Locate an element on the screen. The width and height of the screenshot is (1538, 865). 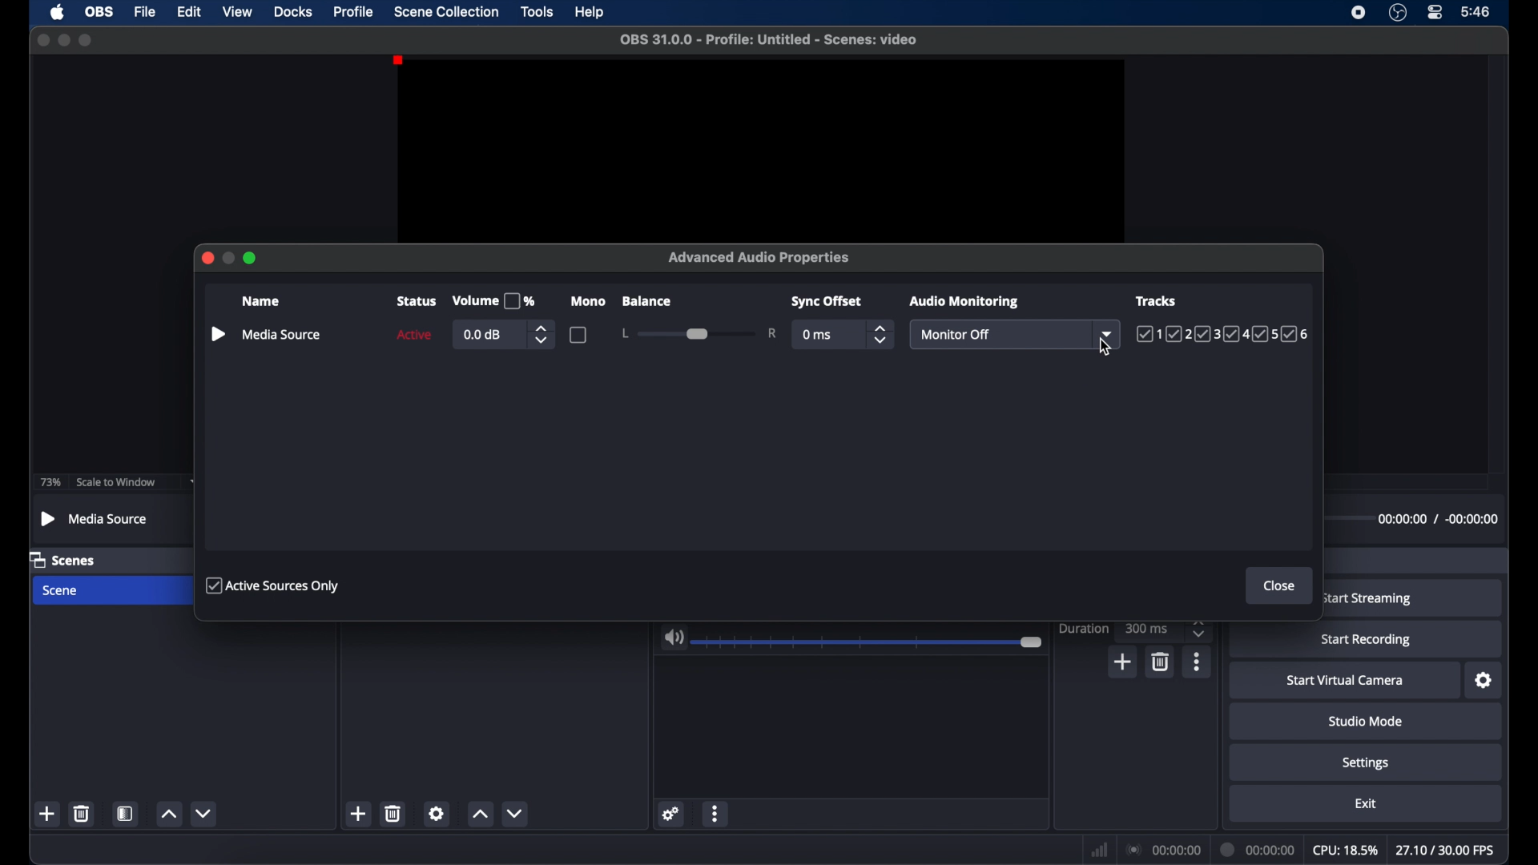
close is located at coordinates (1280, 585).